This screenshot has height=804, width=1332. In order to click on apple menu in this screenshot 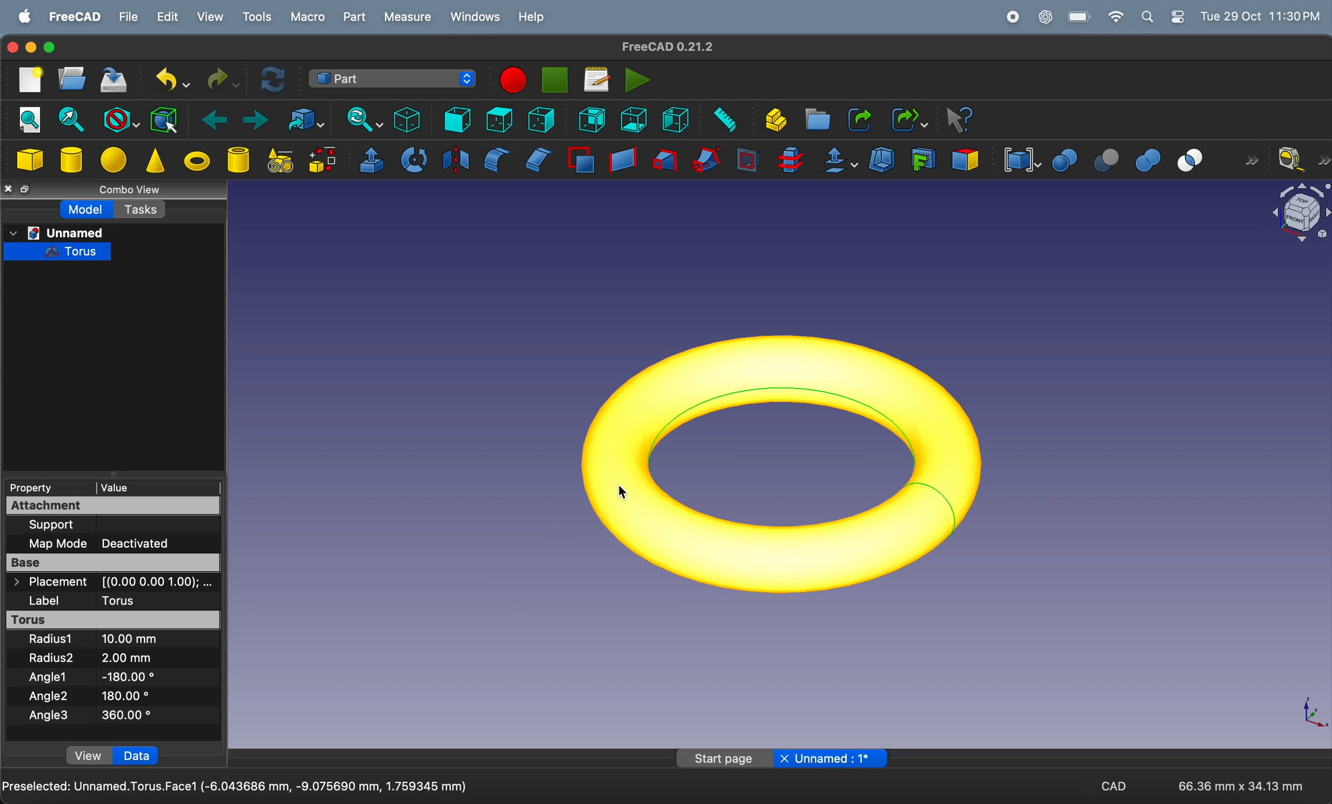, I will do `click(21, 15)`.